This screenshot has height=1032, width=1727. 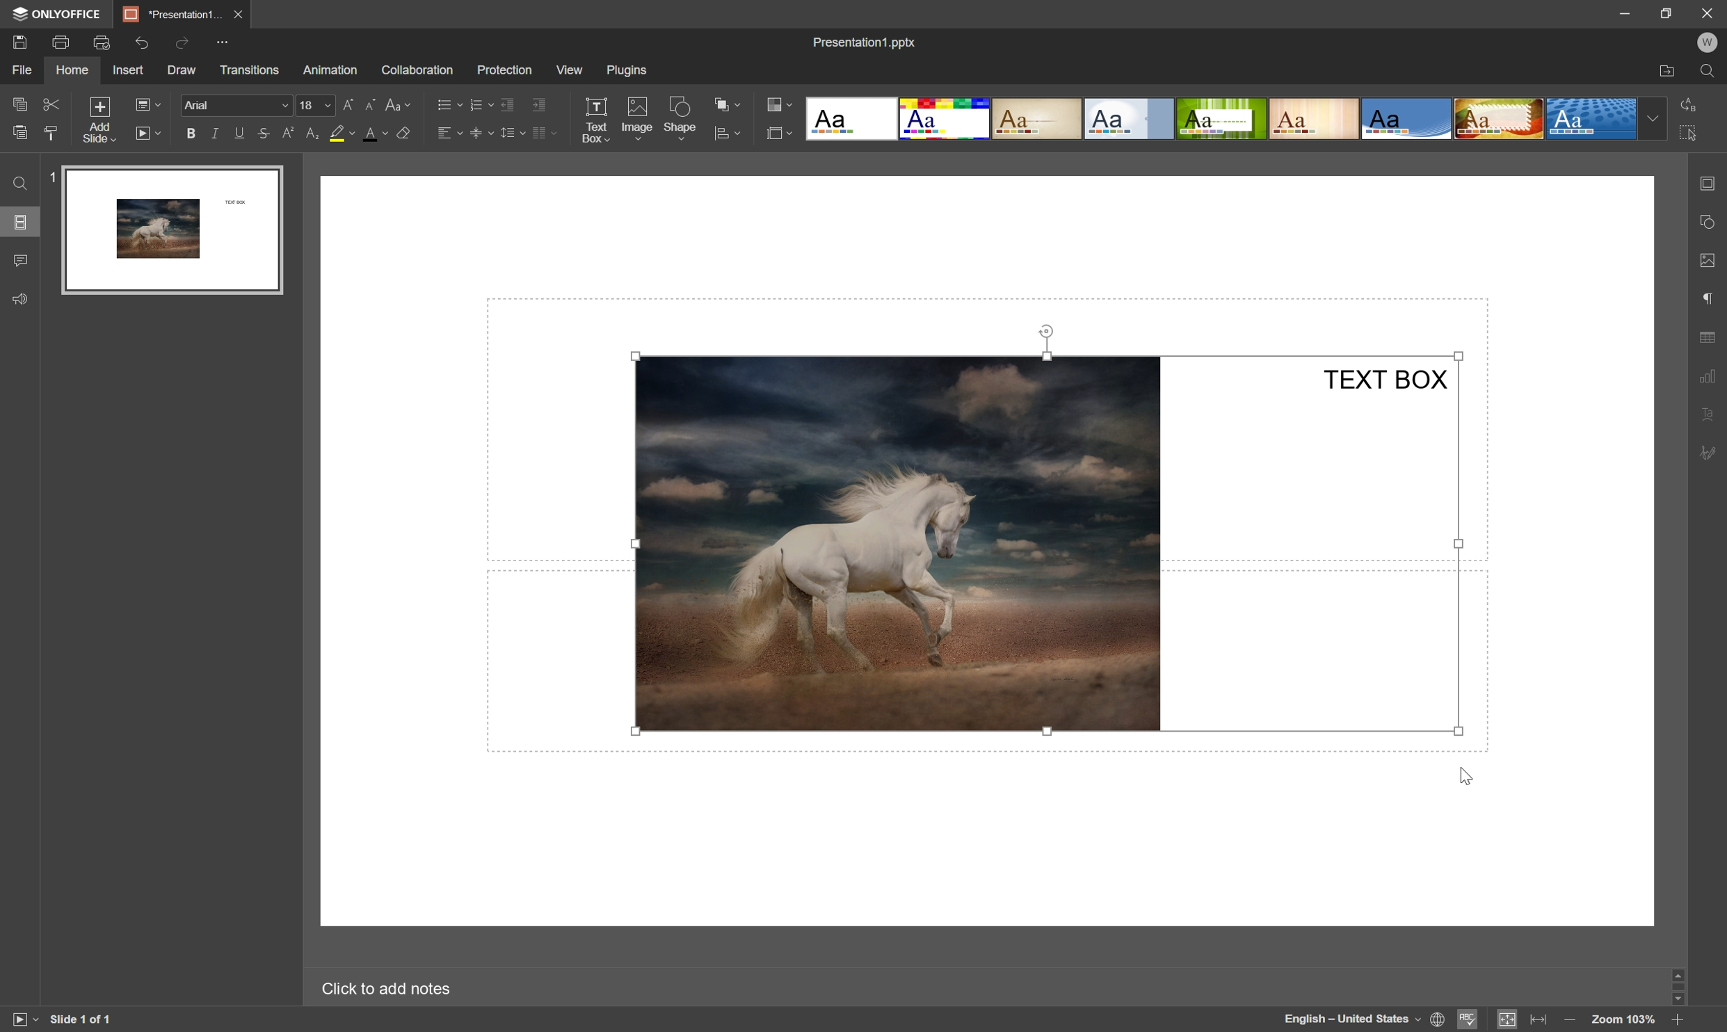 What do you see at coordinates (62, 41) in the screenshot?
I see `print` at bounding box center [62, 41].